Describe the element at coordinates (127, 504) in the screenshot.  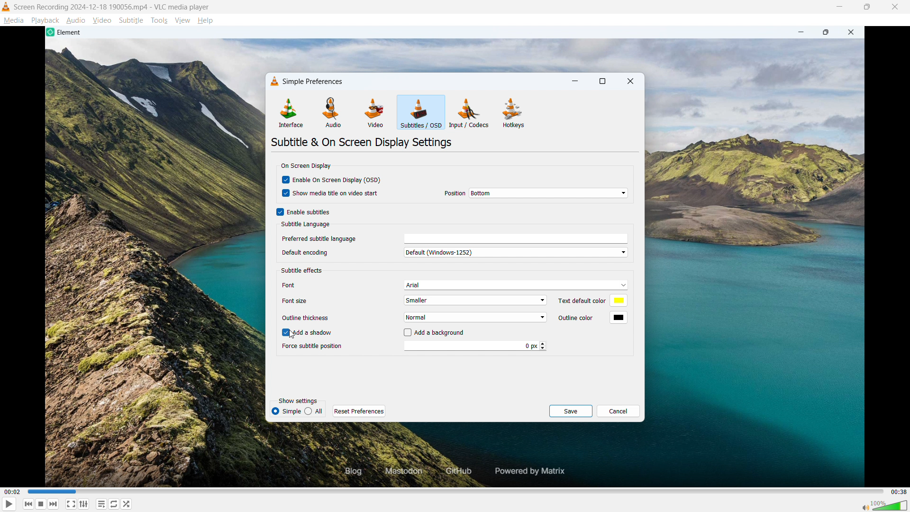
I see `random ` at that location.